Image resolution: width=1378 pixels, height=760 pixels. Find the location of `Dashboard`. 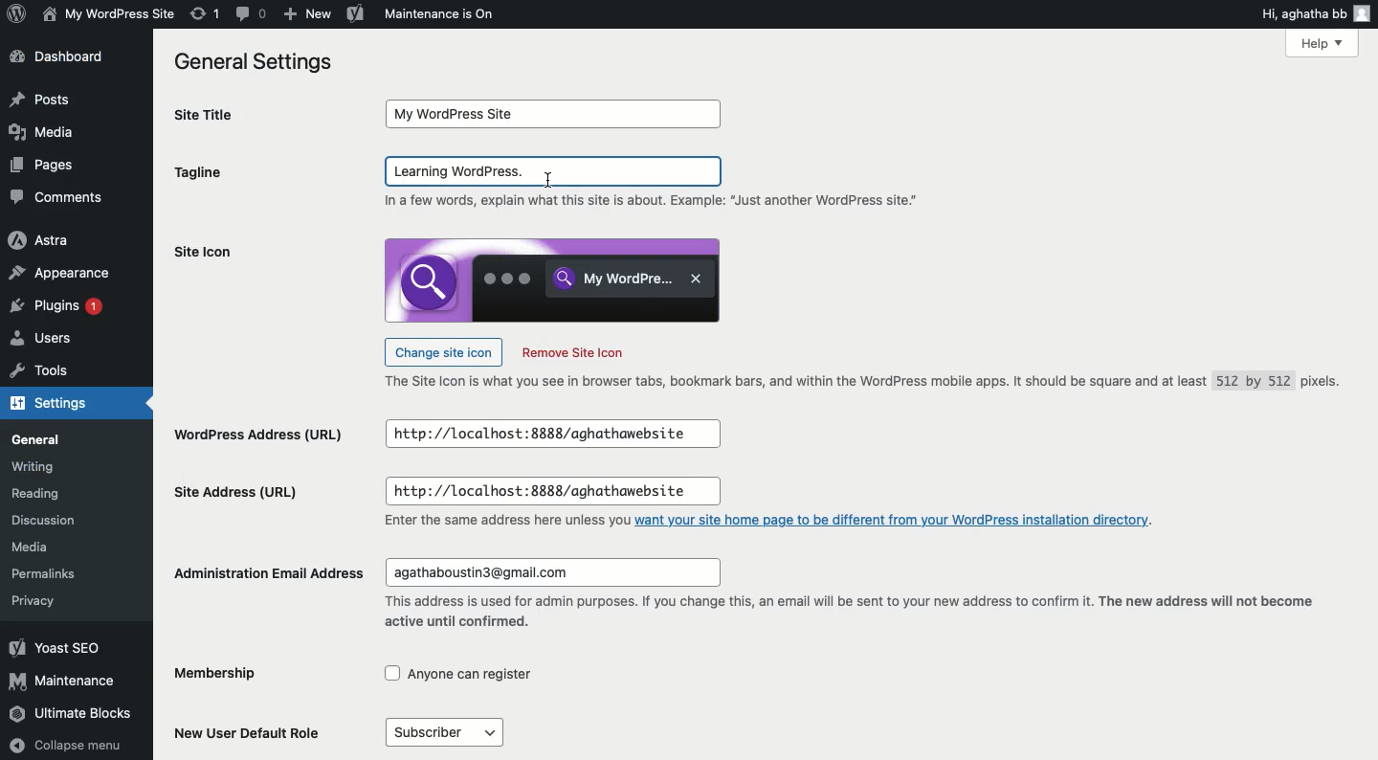

Dashboard is located at coordinates (64, 58).